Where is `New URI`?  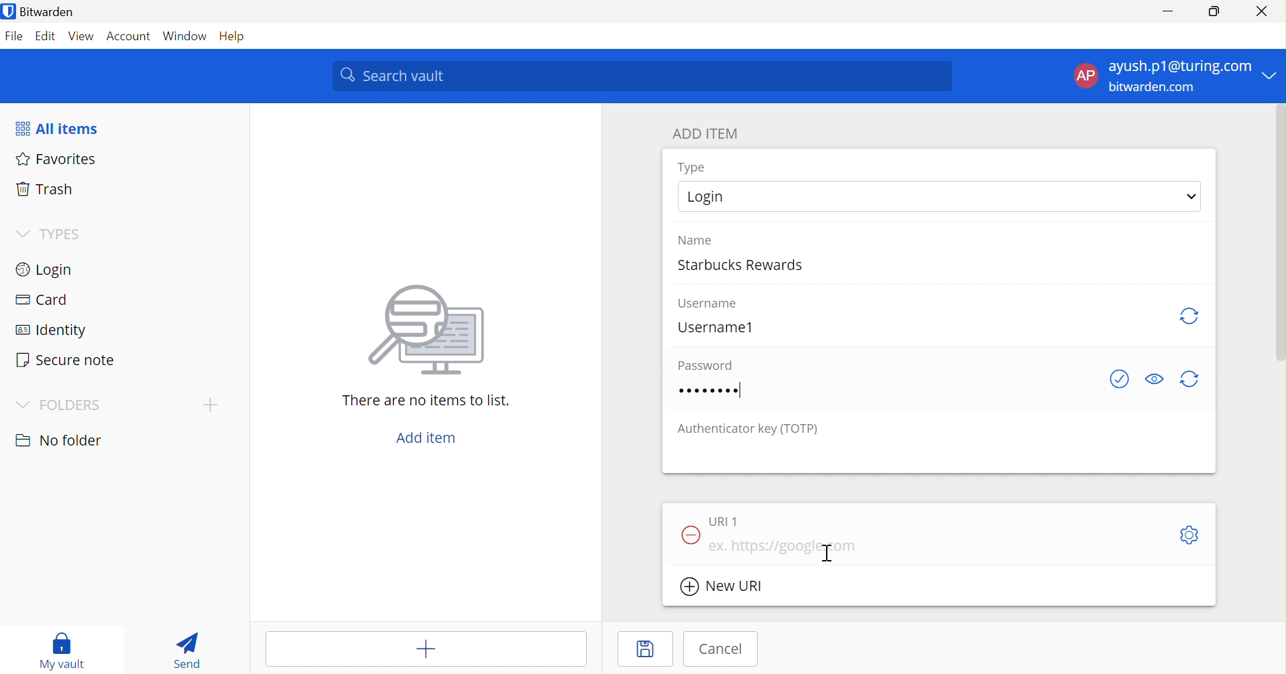
New URI is located at coordinates (722, 588).